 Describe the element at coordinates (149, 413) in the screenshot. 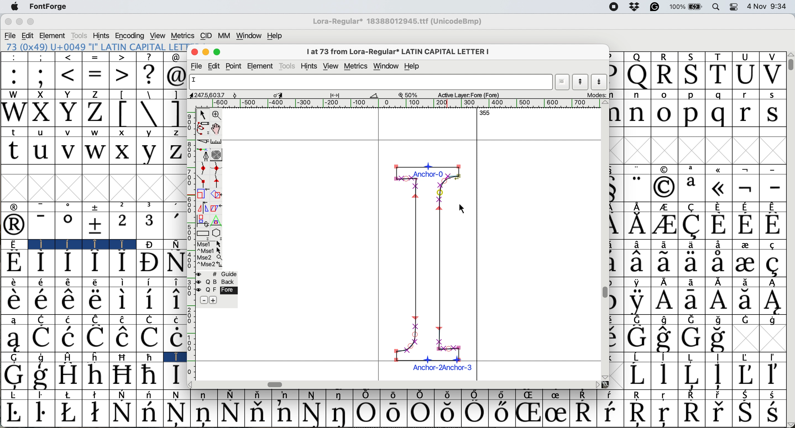

I see `Symbol` at that location.